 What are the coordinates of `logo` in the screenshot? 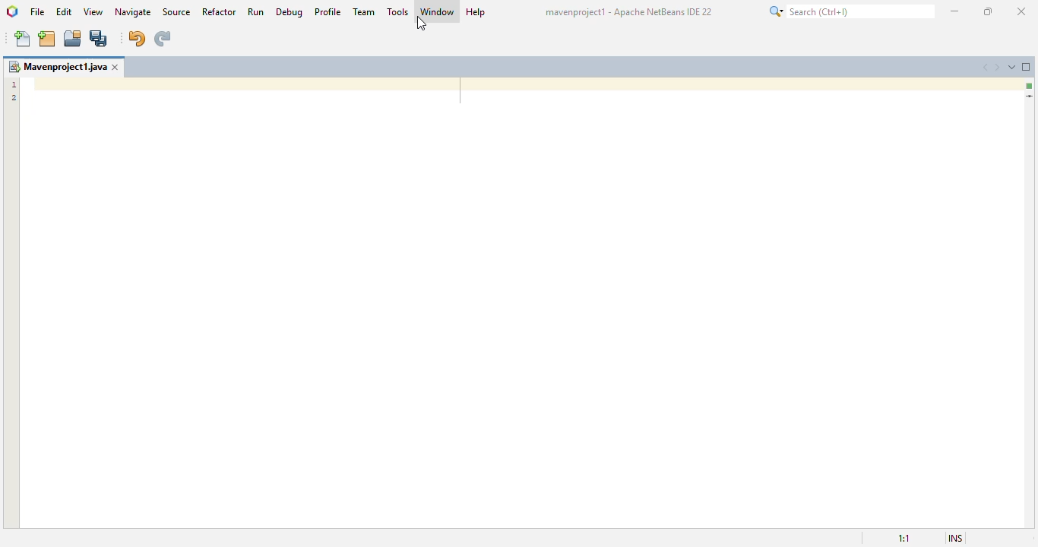 It's located at (12, 11).